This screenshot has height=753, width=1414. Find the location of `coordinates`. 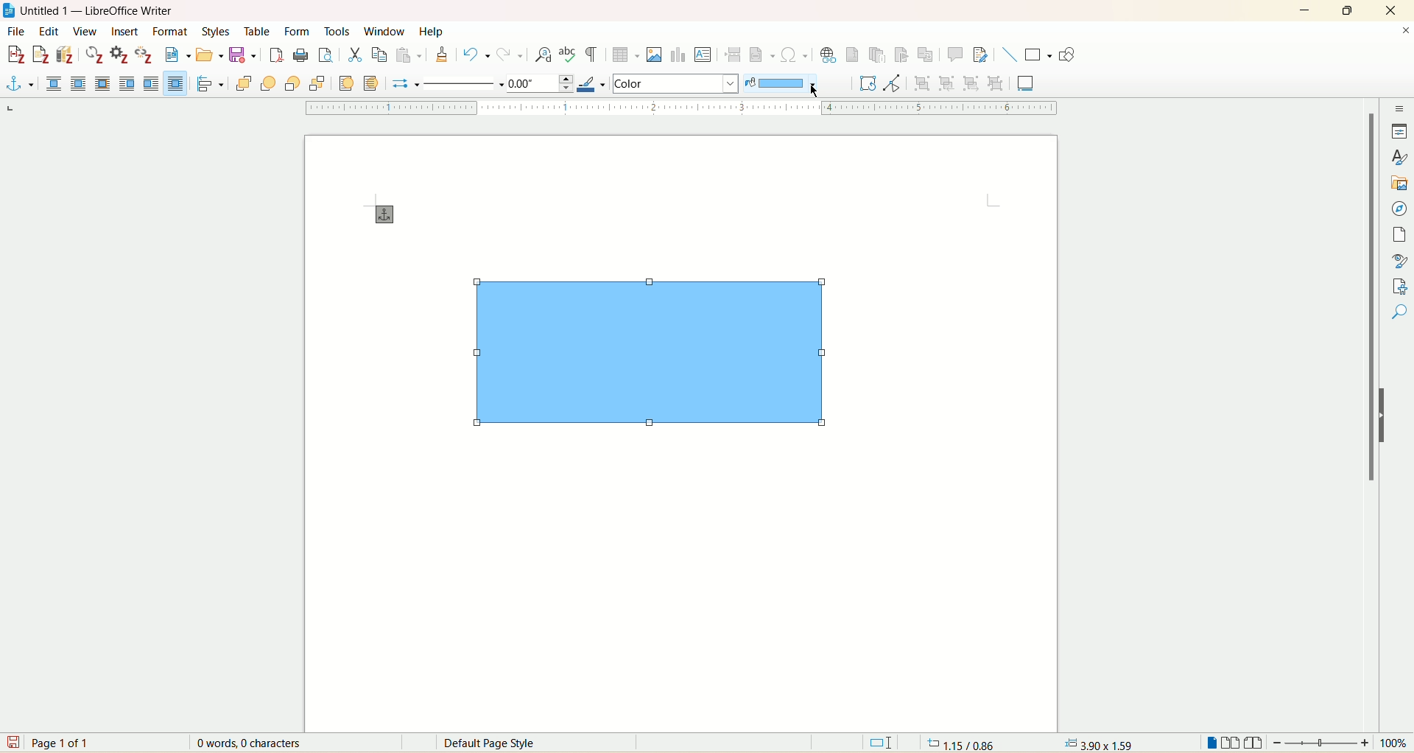

coordinates is located at coordinates (957, 743).